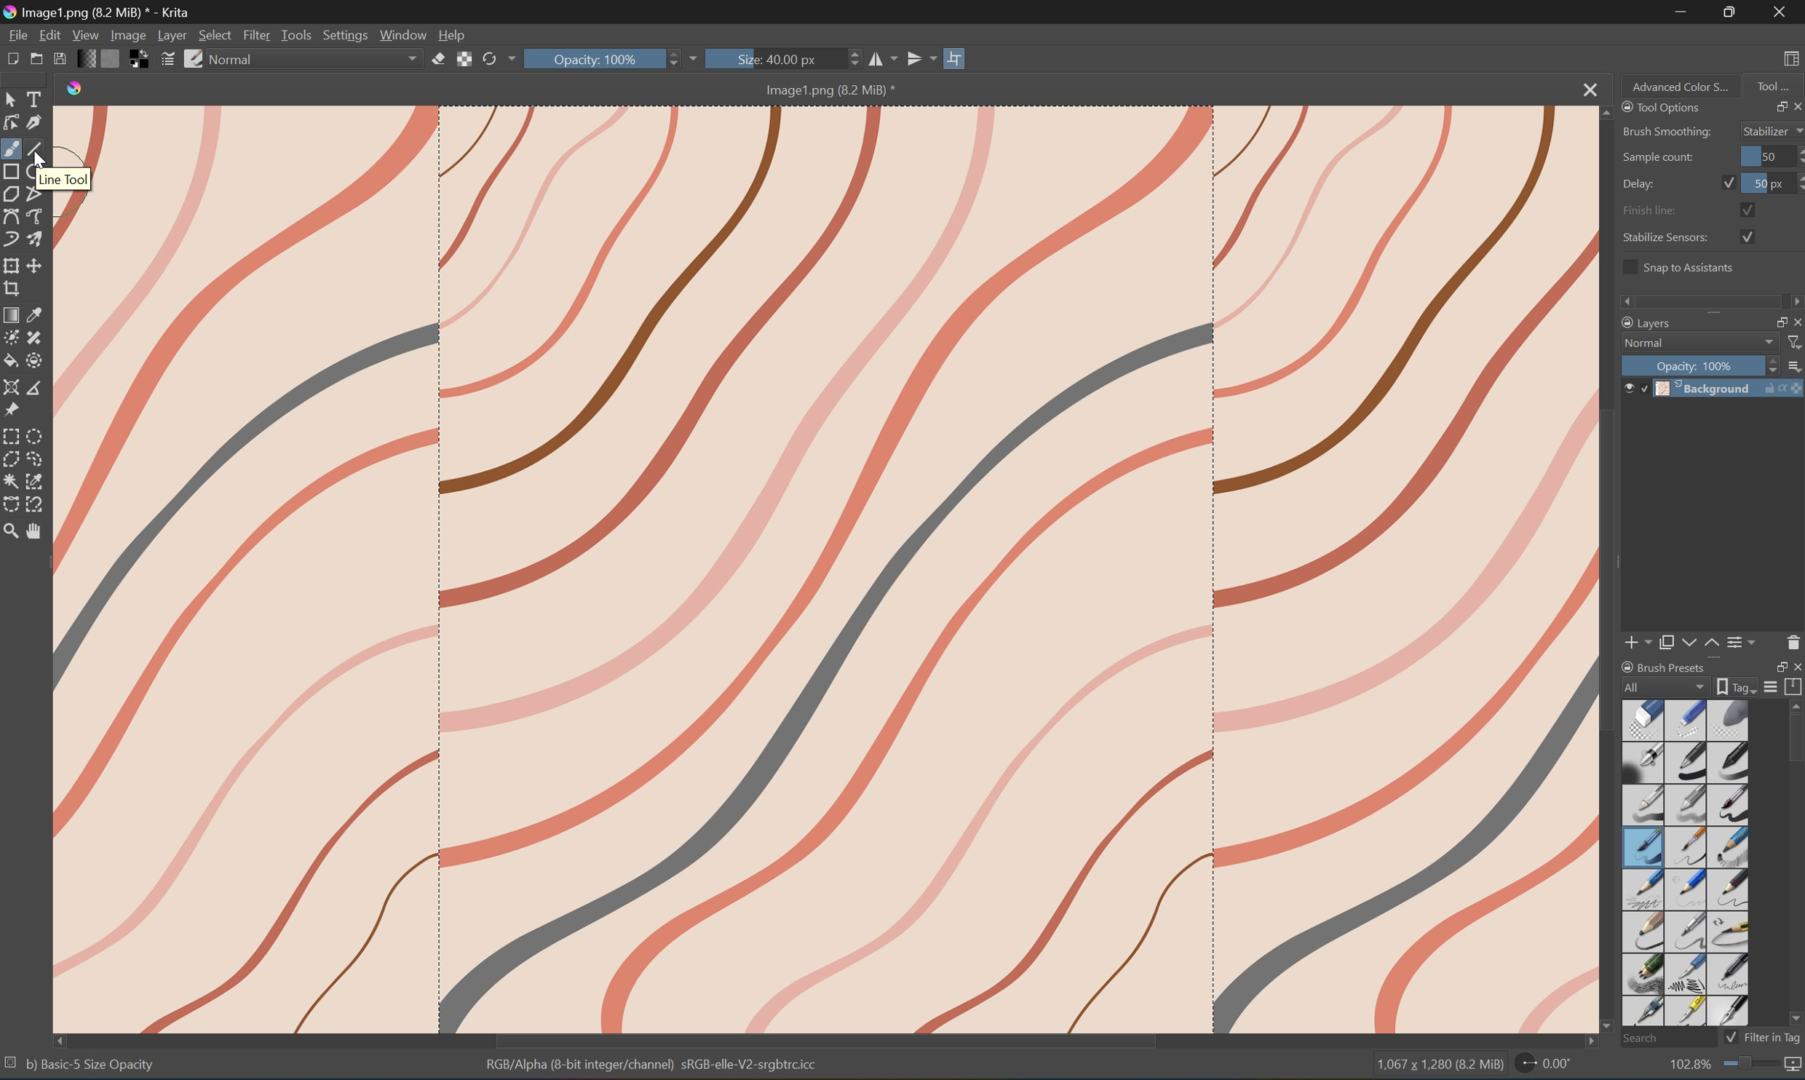 The image size is (1805, 1080). Describe the element at coordinates (1665, 686) in the screenshot. I see `All` at that location.